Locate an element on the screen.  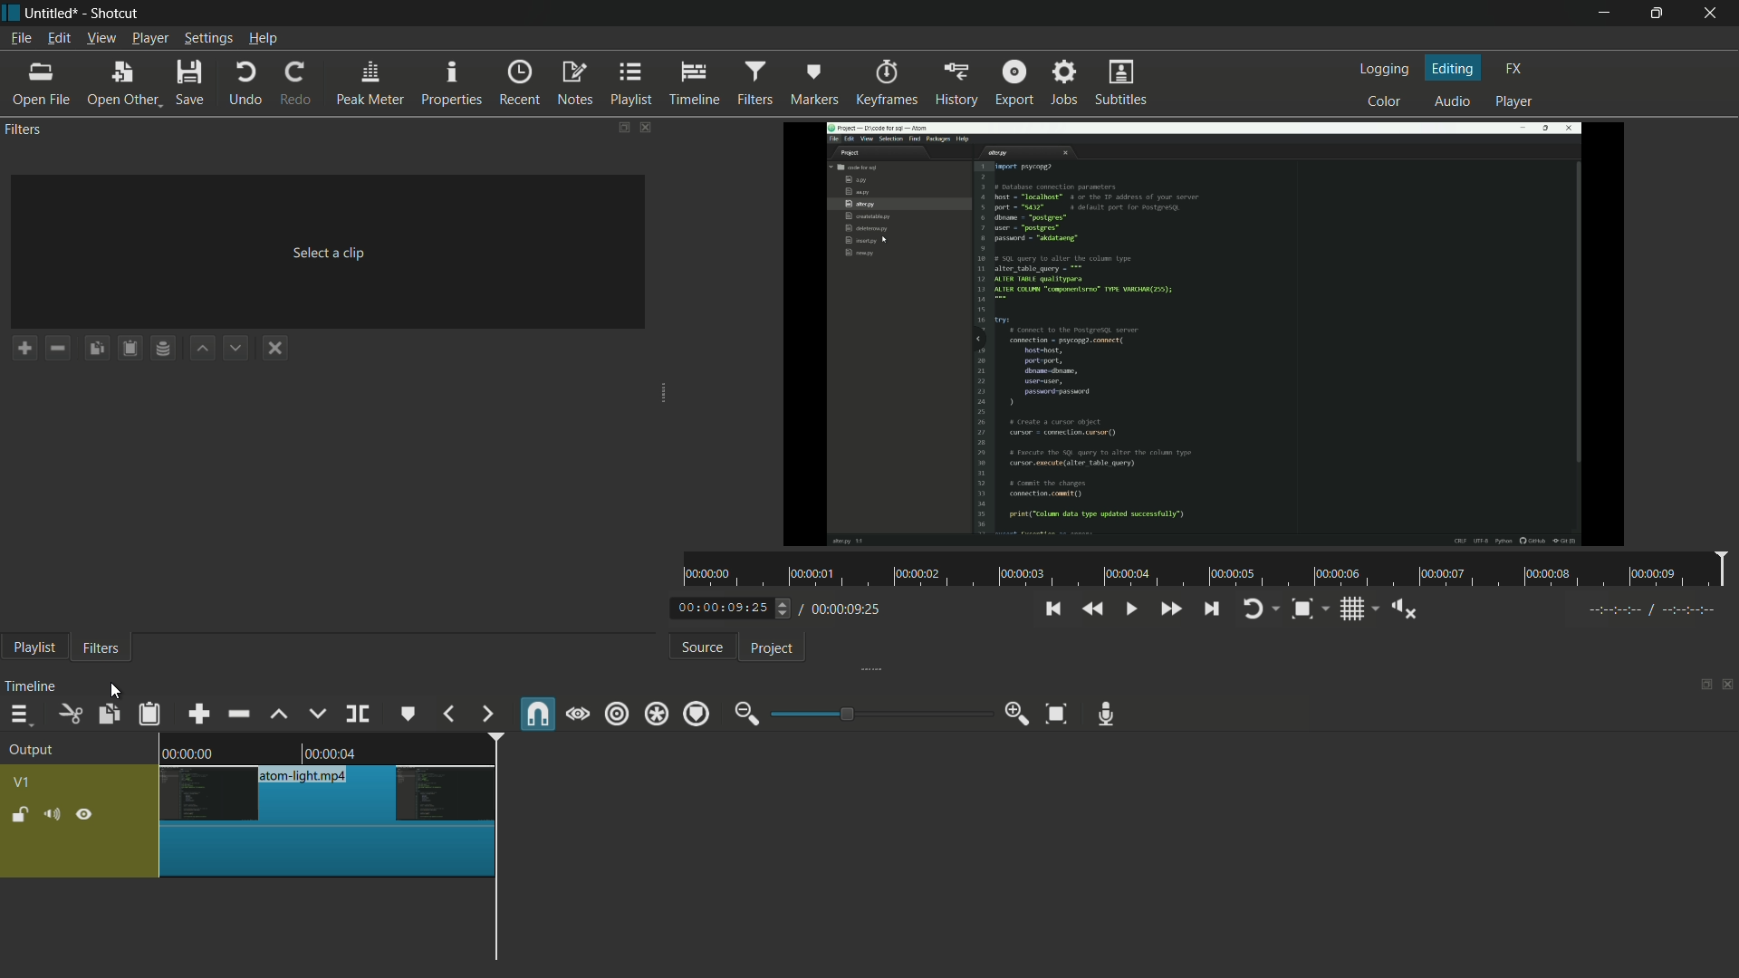
record audio is located at coordinates (1111, 714).